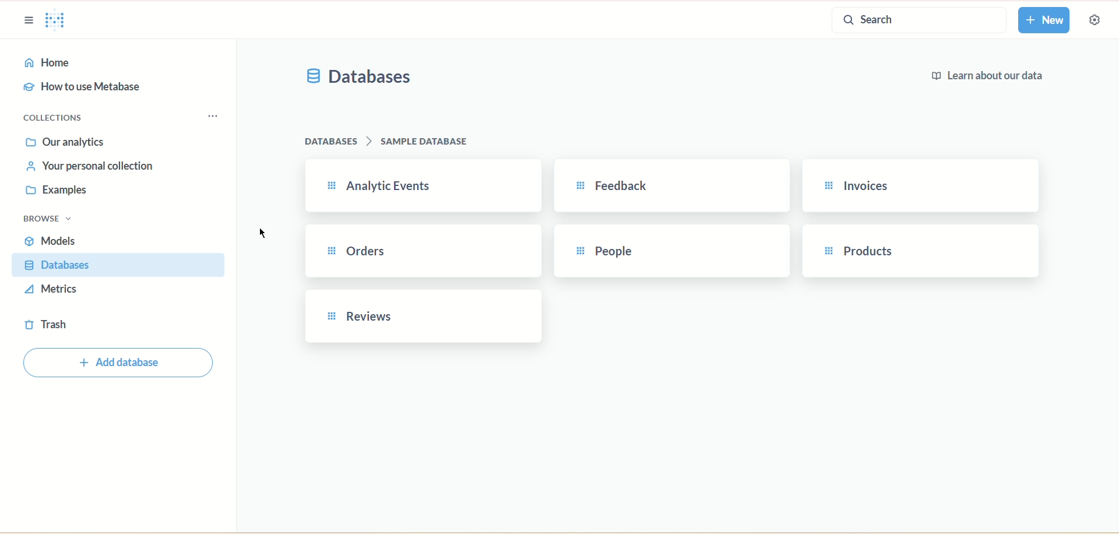  What do you see at coordinates (673, 185) in the screenshot?
I see `feedback` at bounding box center [673, 185].